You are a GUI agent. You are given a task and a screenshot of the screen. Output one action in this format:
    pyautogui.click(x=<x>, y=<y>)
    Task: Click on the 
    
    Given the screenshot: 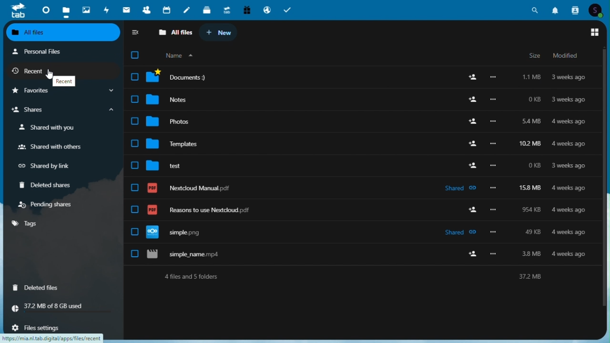 What is the action you would take?
    pyautogui.click(x=220, y=32)
    